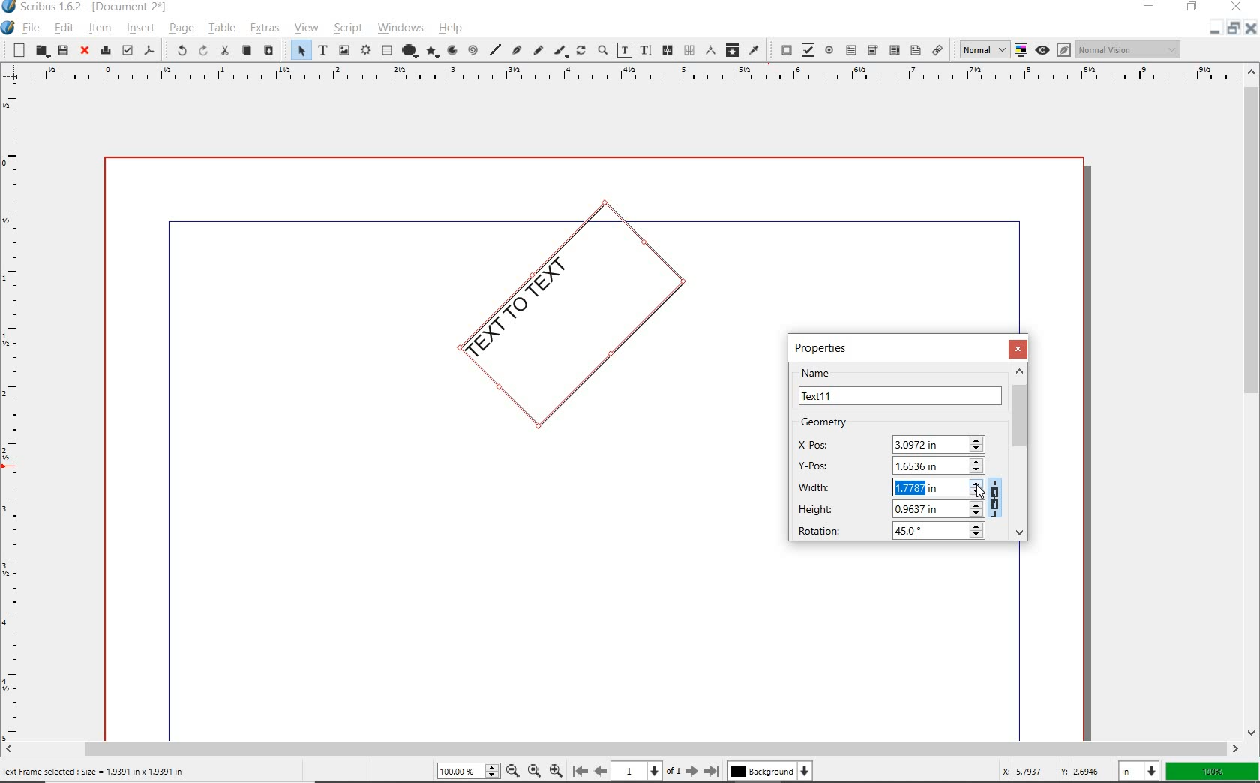  What do you see at coordinates (559, 769) in the screenshot?
I see `zoom in` at bounding box center [559, 769].